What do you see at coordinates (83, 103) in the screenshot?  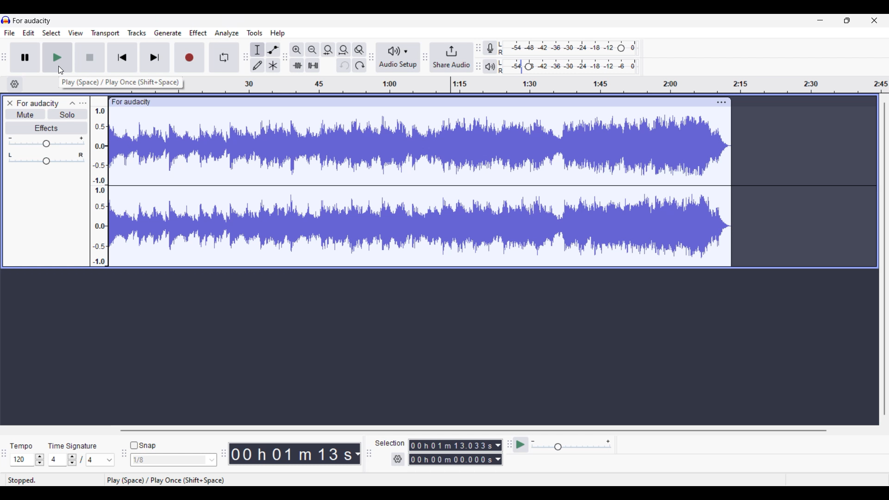 I see `Open menu` at bounding box center [83, 103].